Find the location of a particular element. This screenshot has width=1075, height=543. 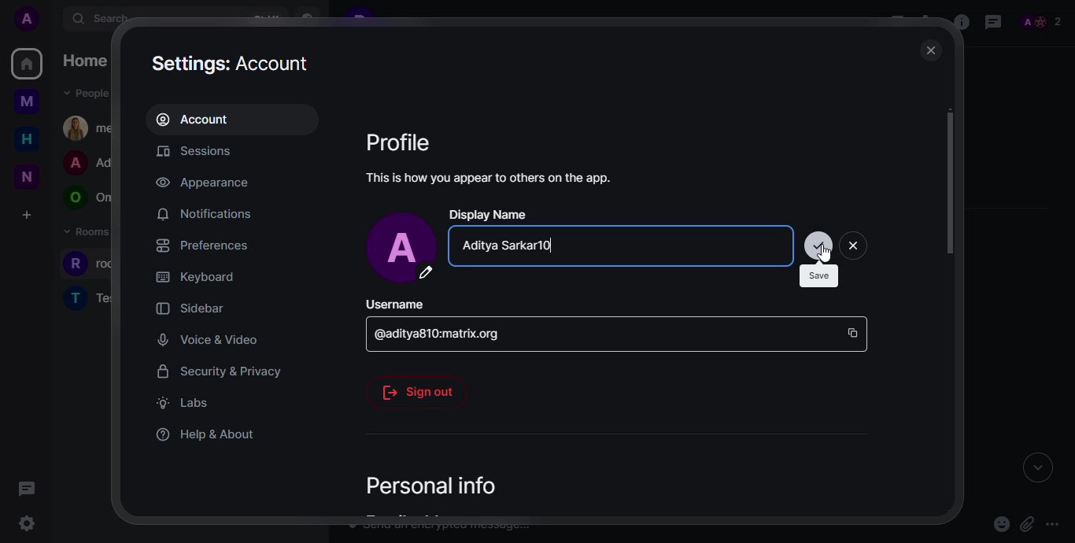

account is located at coordinates (199, 119).